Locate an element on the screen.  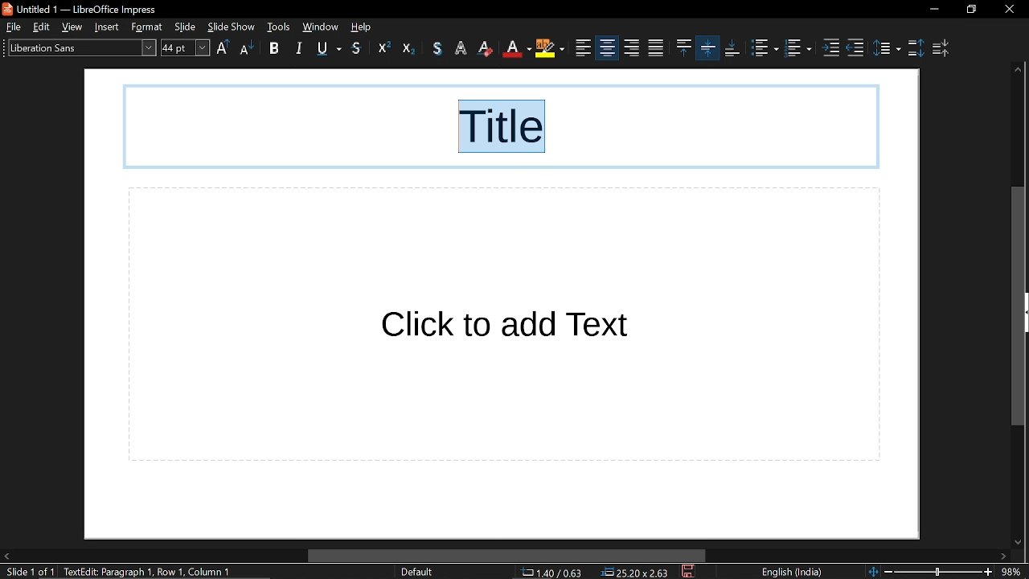
view is located at coordinates (76, 27).